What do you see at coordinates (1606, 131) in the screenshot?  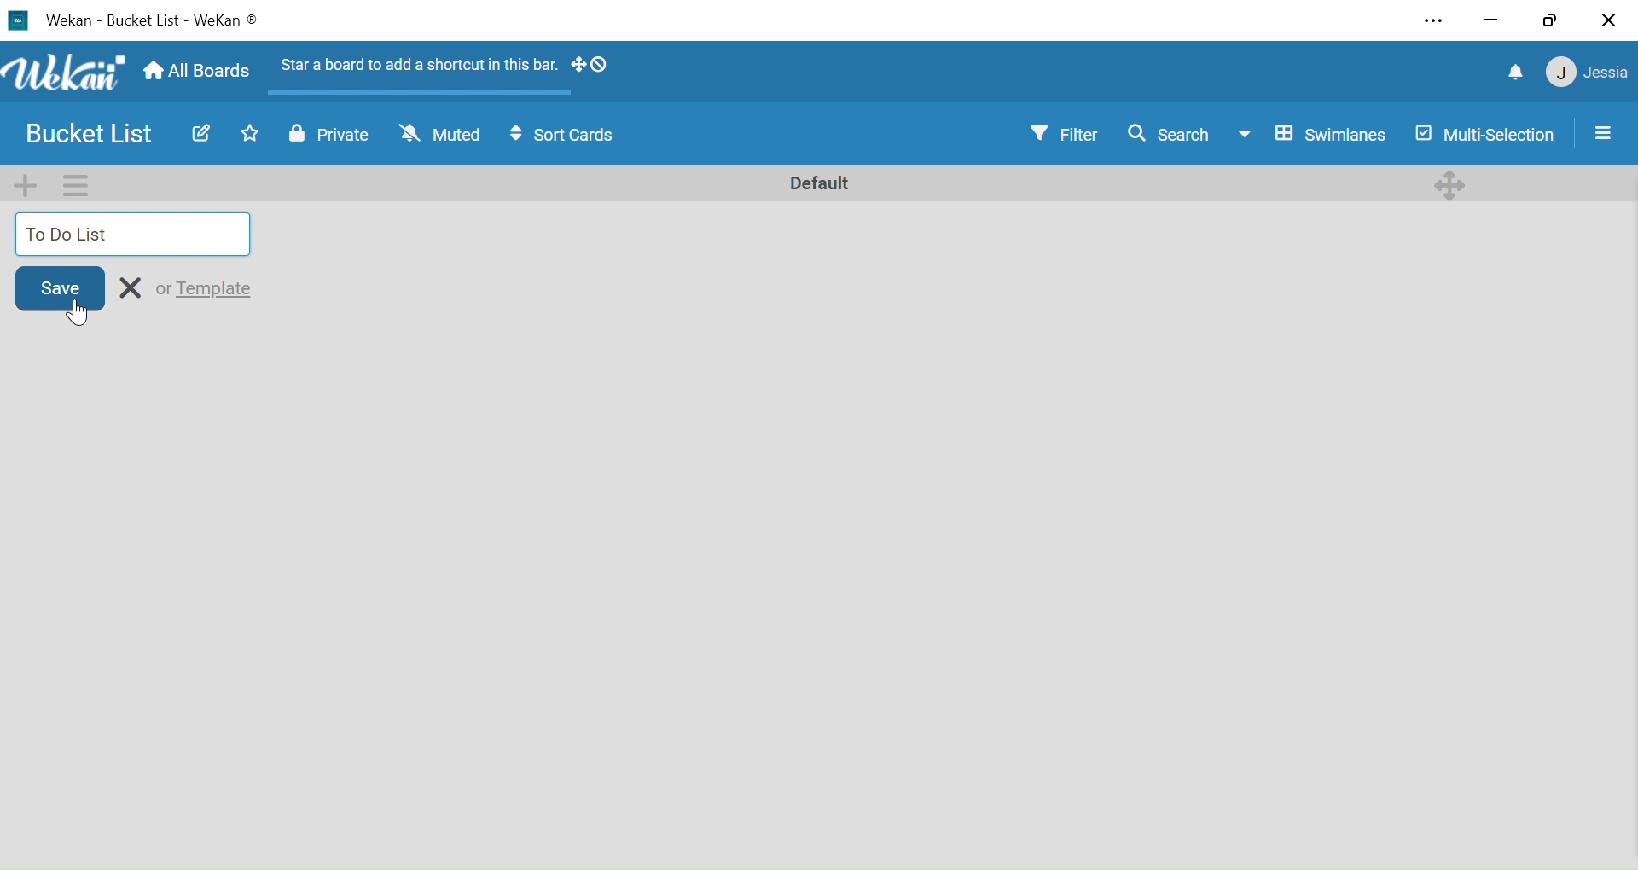 I see `Open/Close Sidebar` at bounding box center [1606, 131].